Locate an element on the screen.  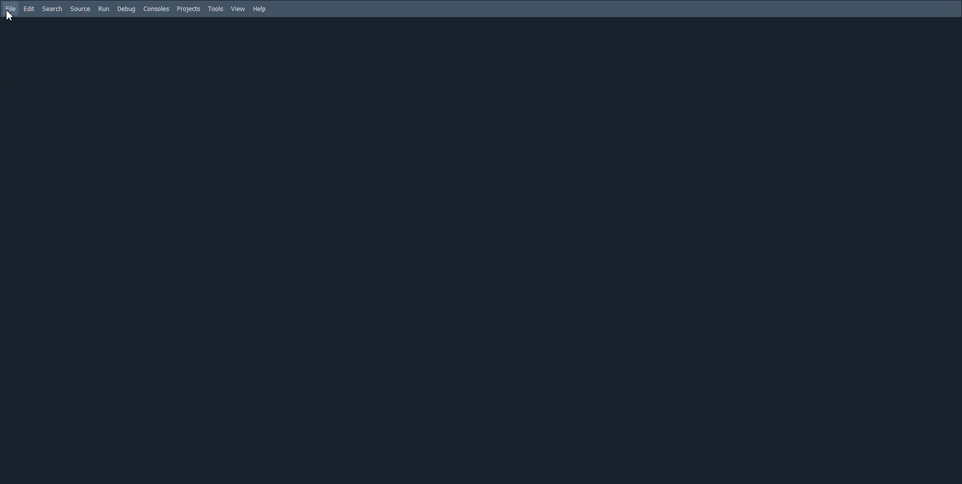
Consoles is located at coordinates (156, 10).